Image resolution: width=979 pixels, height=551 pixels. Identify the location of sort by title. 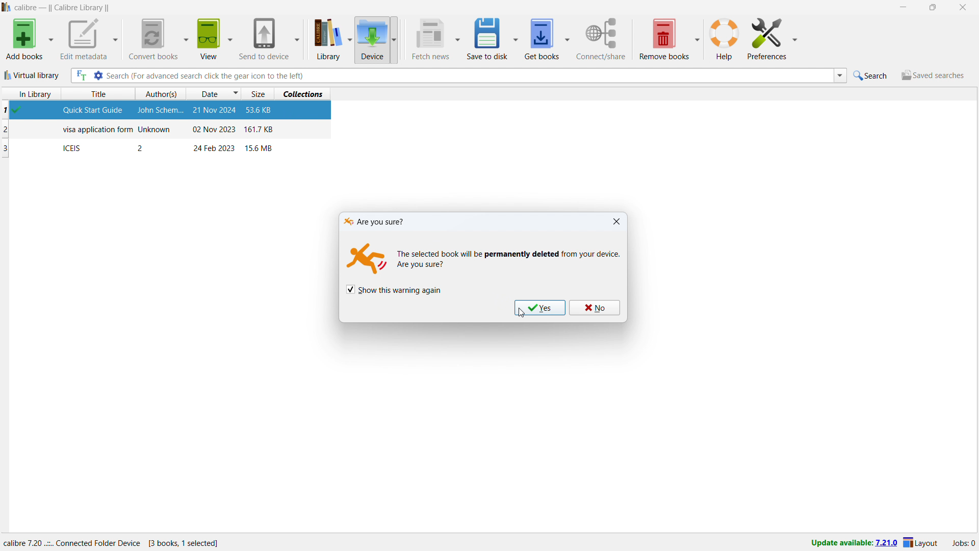
(102, 94).